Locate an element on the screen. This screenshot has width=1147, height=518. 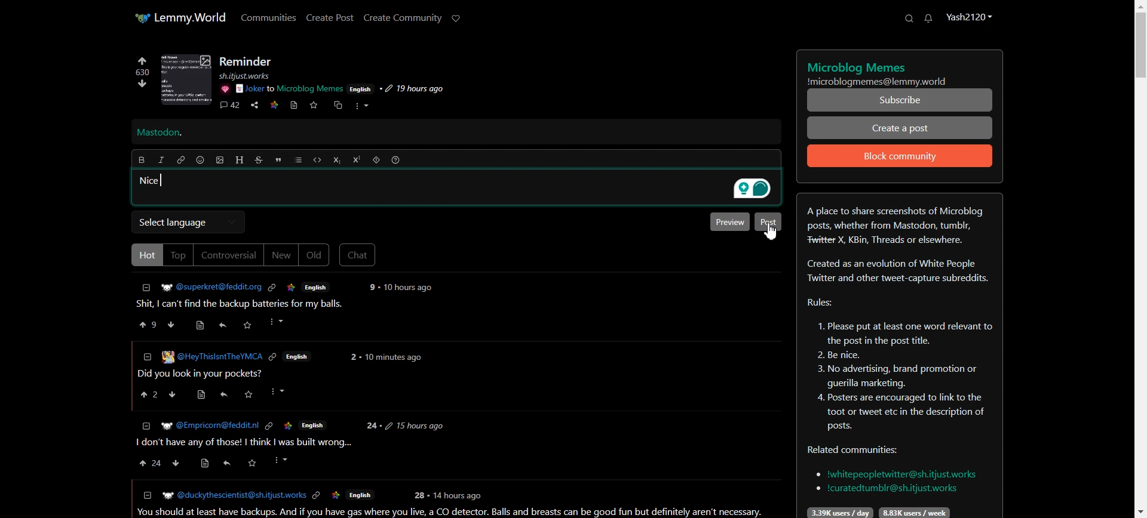
Profile picture is located at coordinates (186, 79).